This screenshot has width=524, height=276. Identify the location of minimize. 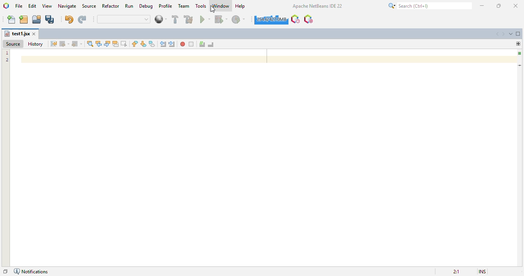
(482, 6).